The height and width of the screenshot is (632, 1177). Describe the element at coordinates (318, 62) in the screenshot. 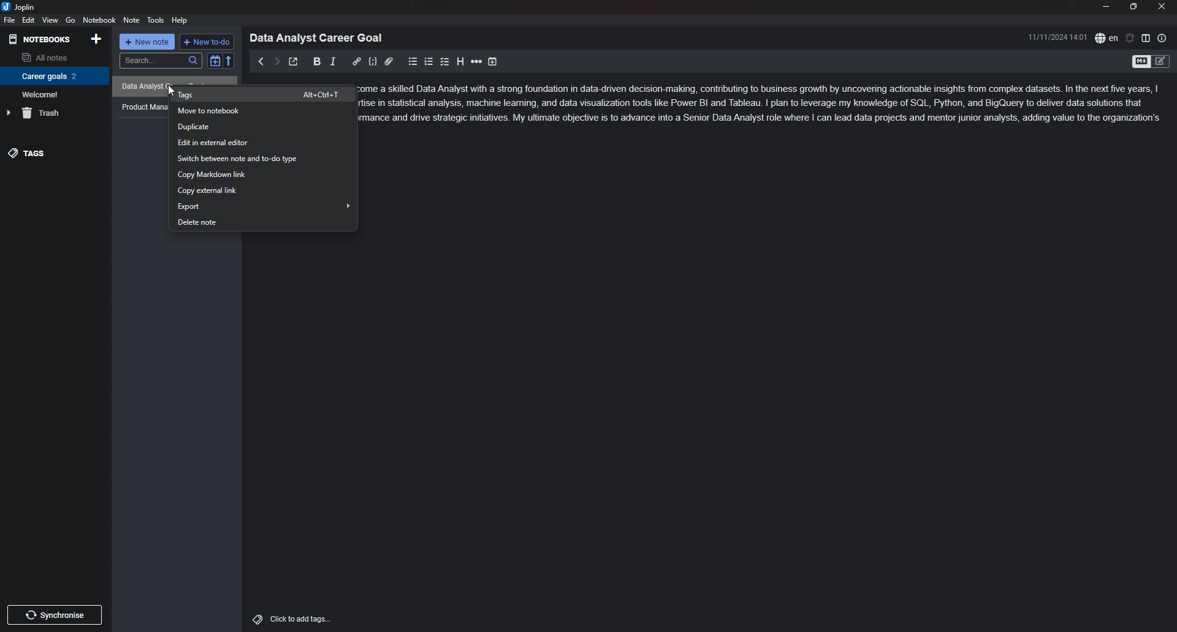

I see `bold` at that location.